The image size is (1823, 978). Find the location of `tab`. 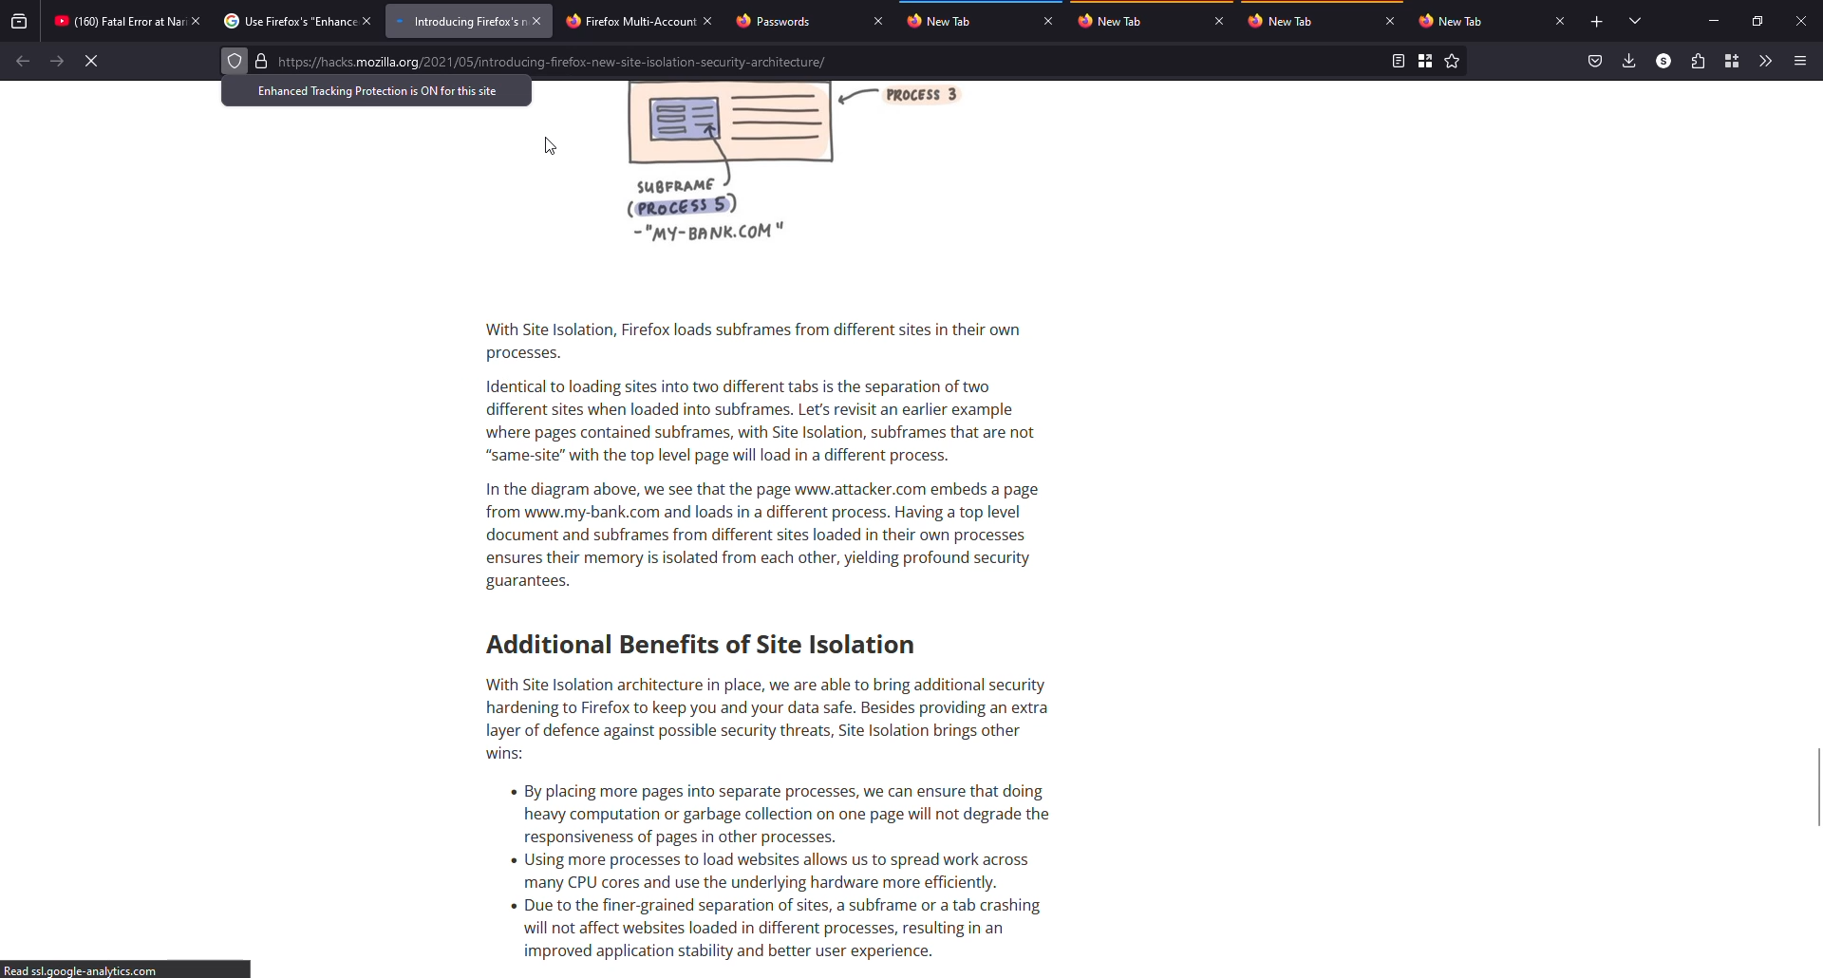

tab is located at coordinates (947, 21).